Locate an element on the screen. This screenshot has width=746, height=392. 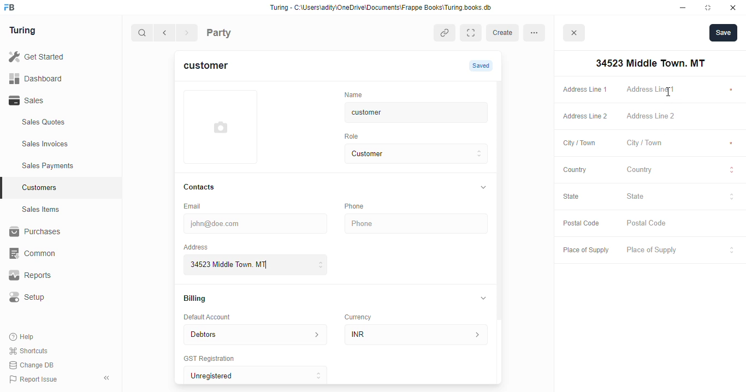
‘GST Registration is located at coordinates (213, 359).